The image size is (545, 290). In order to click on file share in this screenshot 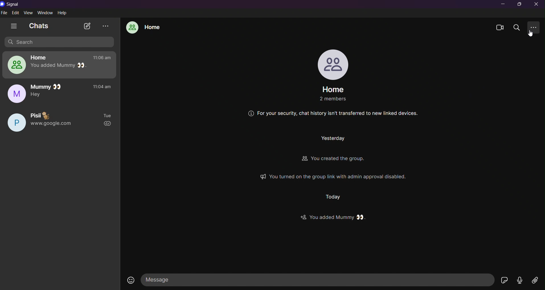, I will do `click(534, 279)`.